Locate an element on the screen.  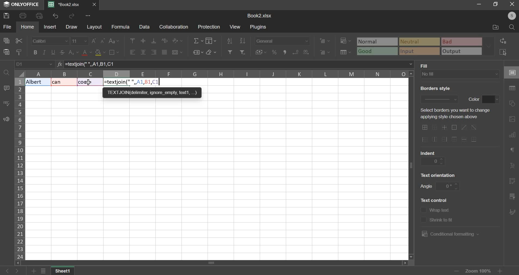
protection is located at coordinates (210, 27).